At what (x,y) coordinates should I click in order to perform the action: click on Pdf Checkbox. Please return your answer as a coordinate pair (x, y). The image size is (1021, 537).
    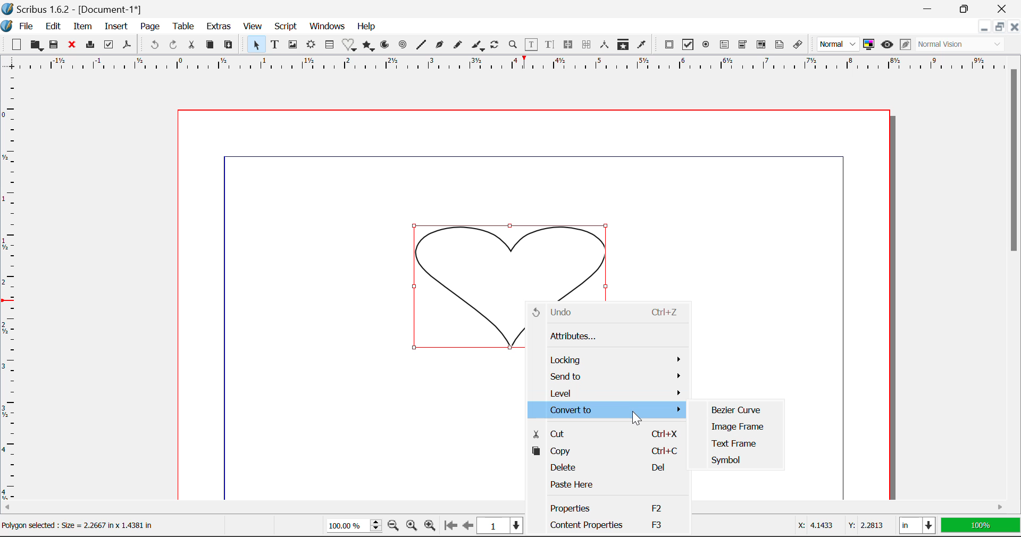
    Looking at the image, I should click on (689, 46).